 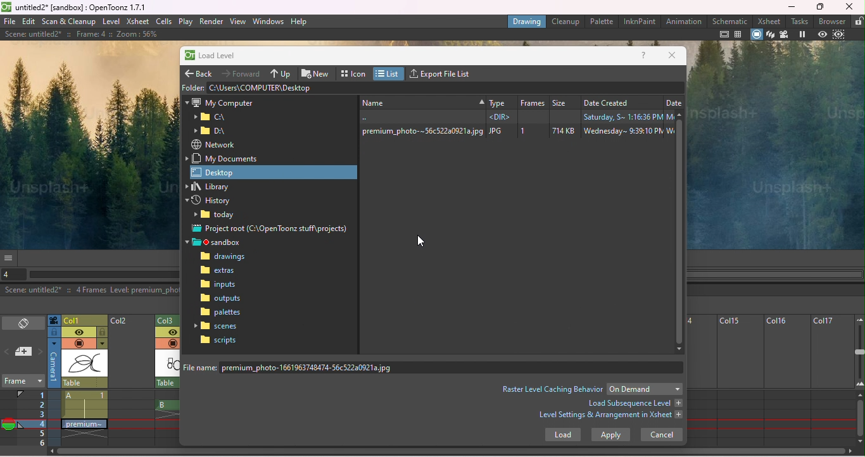 What do you see at coordinates (213, 201) in the screenshot?
I see `History` at bounding box center [213, 201].